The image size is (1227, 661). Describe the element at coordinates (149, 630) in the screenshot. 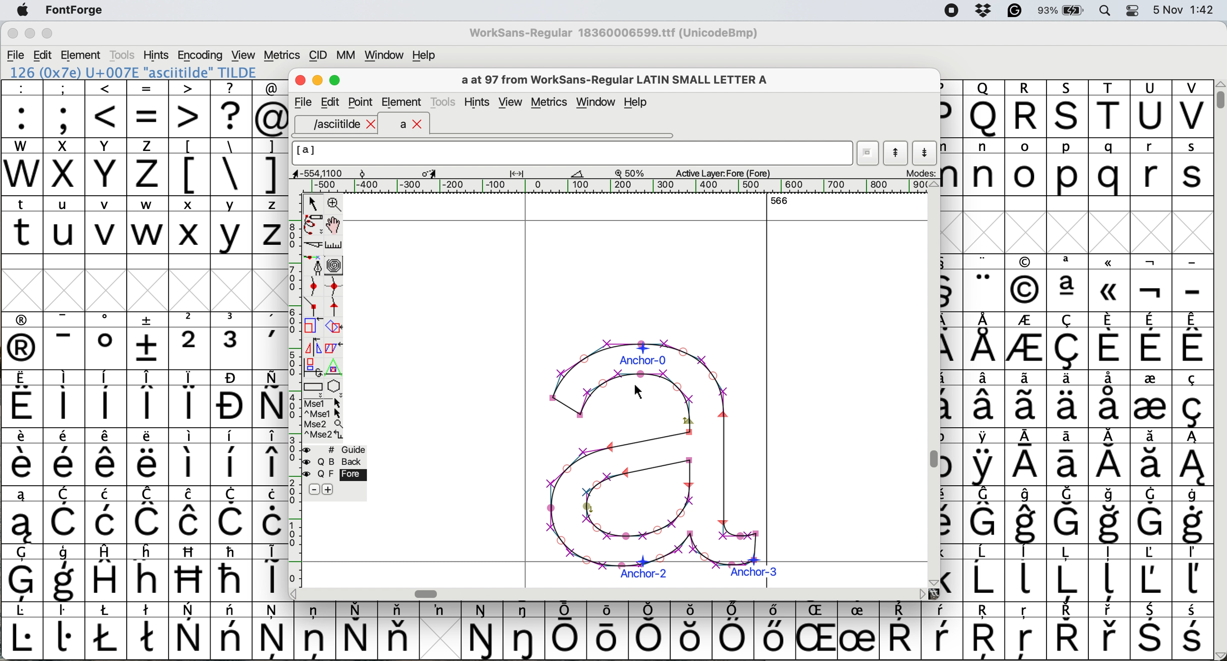

I see `symbol` at that location.